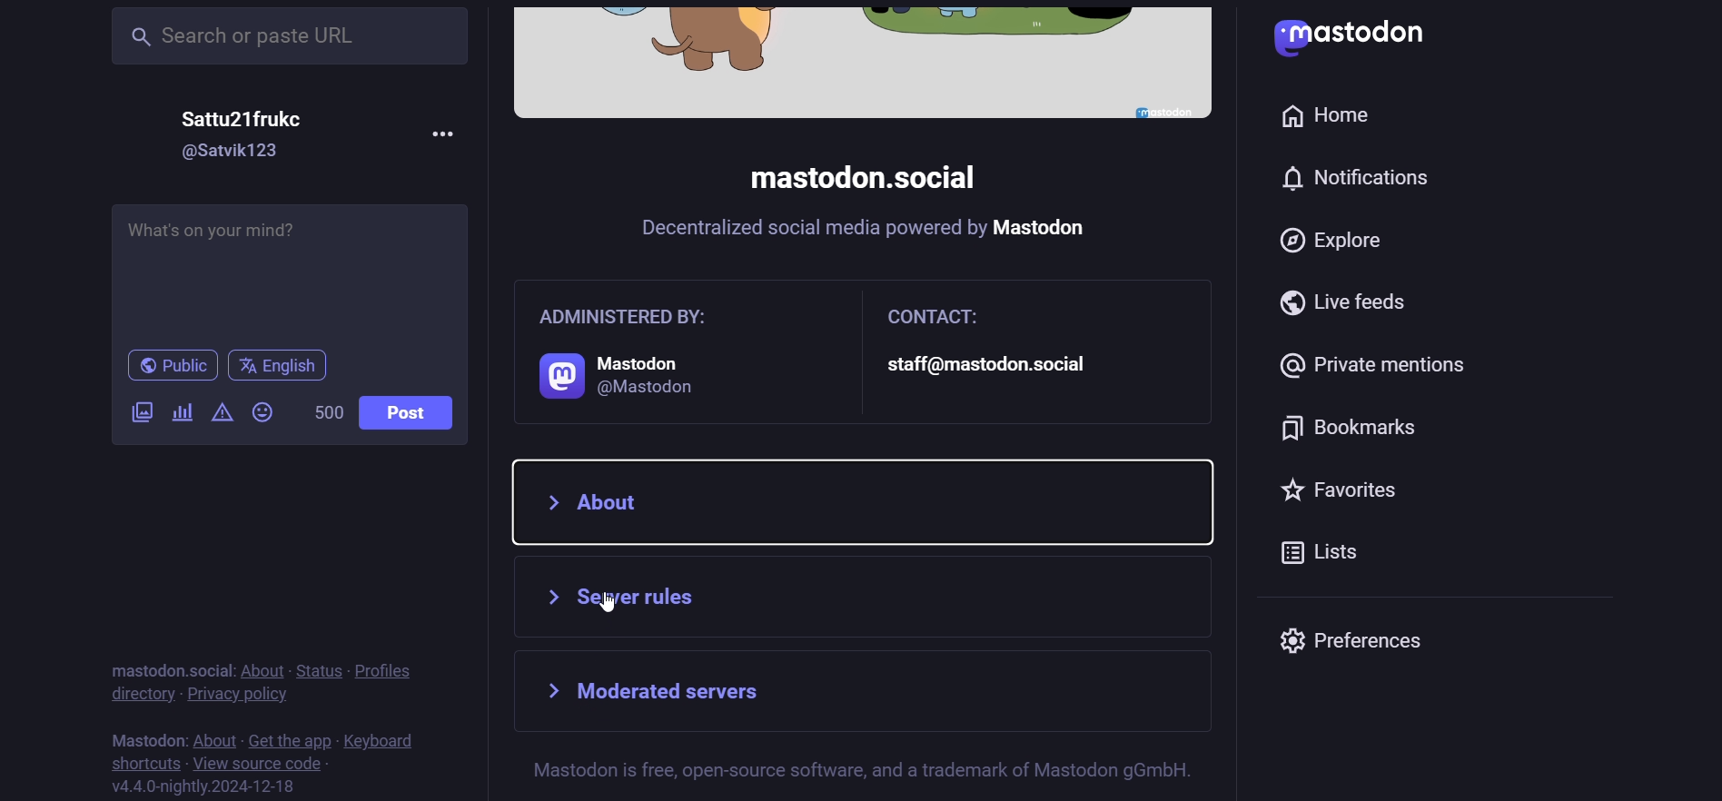 The image size is (1722, 801). What do you see at coordinates (1386, 360) in the screenshot?
I see `private mention` at bounding box center [1386, 360].